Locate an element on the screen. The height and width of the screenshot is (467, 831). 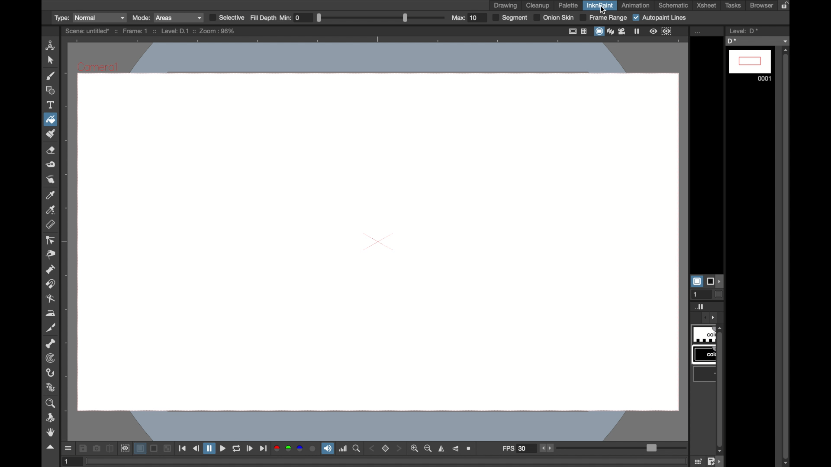
animate tool is located at coordinates (51, 45).